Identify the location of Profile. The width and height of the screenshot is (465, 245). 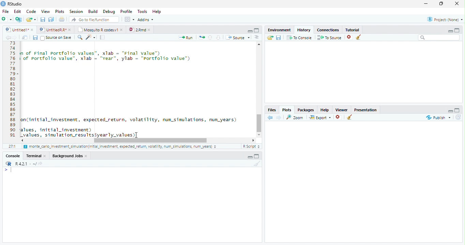
(126, 11).